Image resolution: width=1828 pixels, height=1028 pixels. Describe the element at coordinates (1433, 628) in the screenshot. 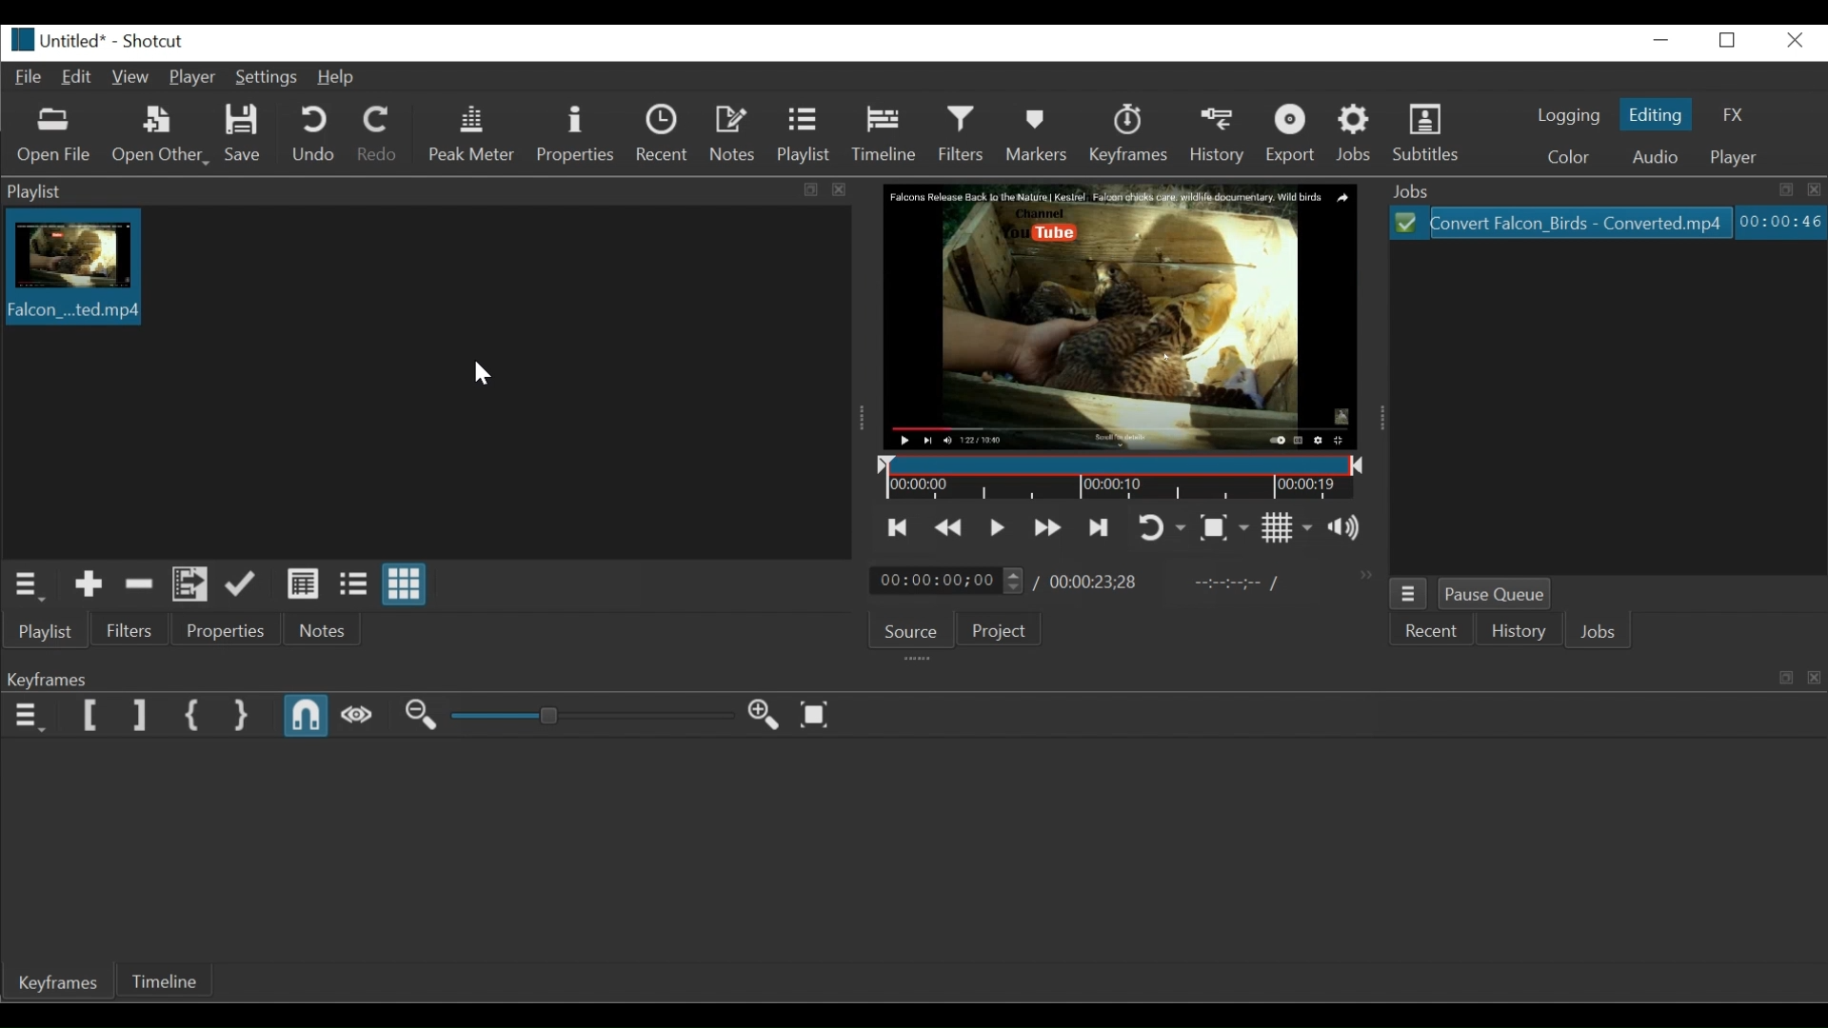

I see `Recent` at that location.